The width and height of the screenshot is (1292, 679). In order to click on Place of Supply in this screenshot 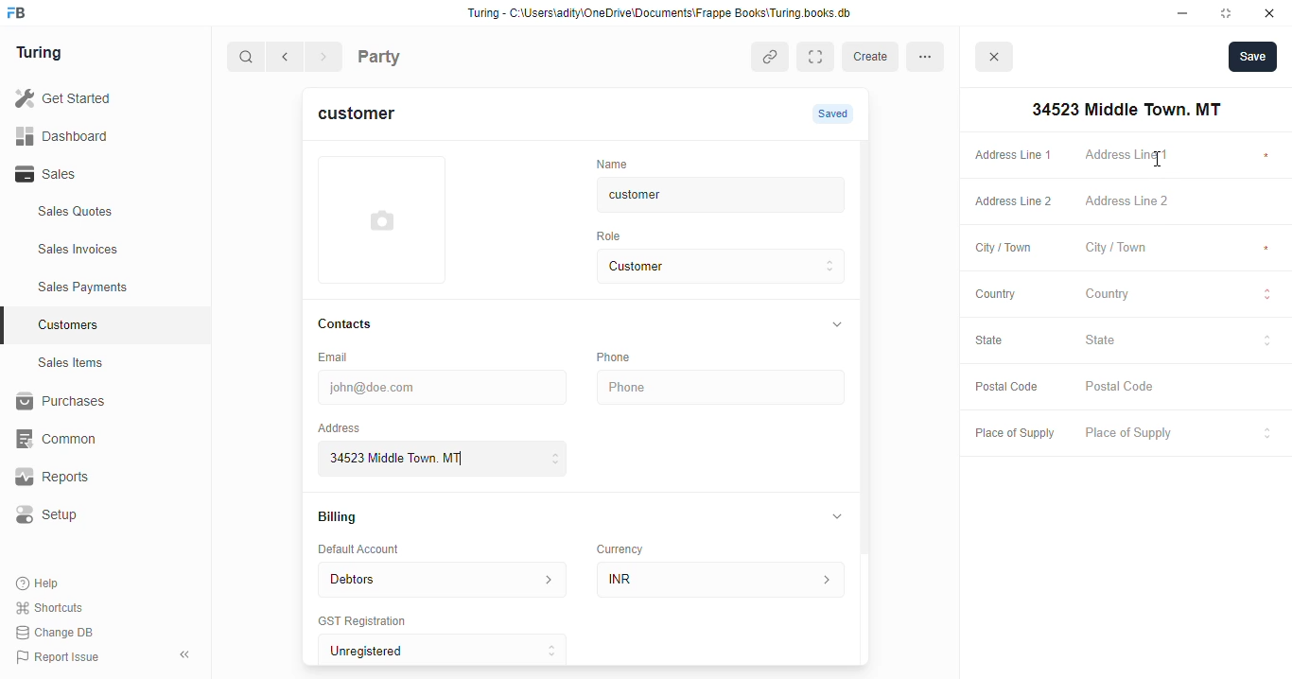, I will do `click(1010, 434)`.